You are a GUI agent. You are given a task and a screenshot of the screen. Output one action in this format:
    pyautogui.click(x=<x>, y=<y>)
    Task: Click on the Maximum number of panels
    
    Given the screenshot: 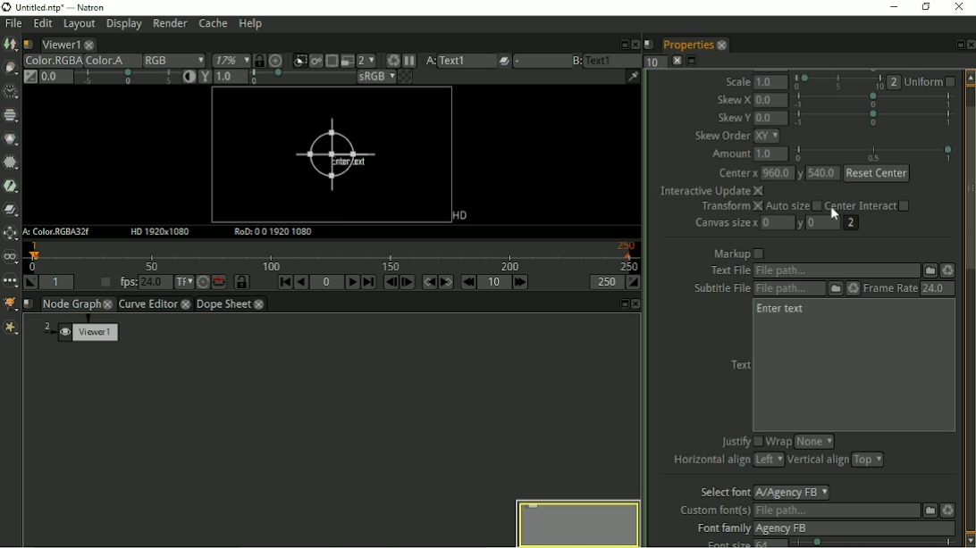 What is the action you would take?
    pyautogui.click(x=655, y=62)
    